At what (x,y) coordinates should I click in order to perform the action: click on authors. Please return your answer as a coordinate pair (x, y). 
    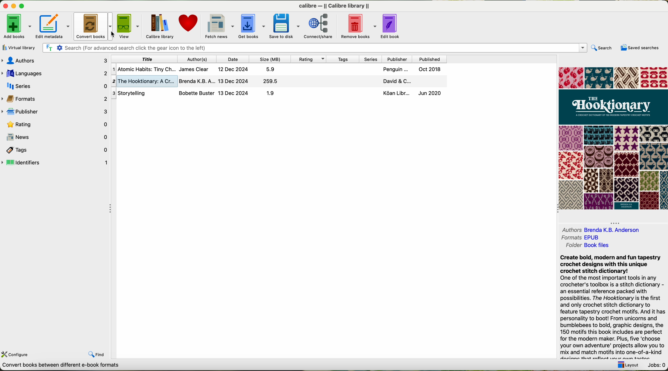
    Looking at the image, I should click on (55, 61).